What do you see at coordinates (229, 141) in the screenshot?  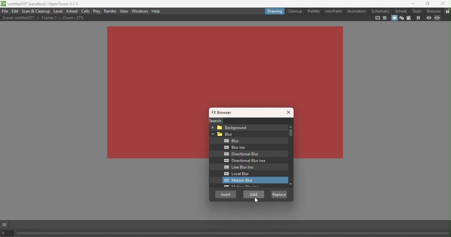 I see `Blur` at bounding box center [229, 141].